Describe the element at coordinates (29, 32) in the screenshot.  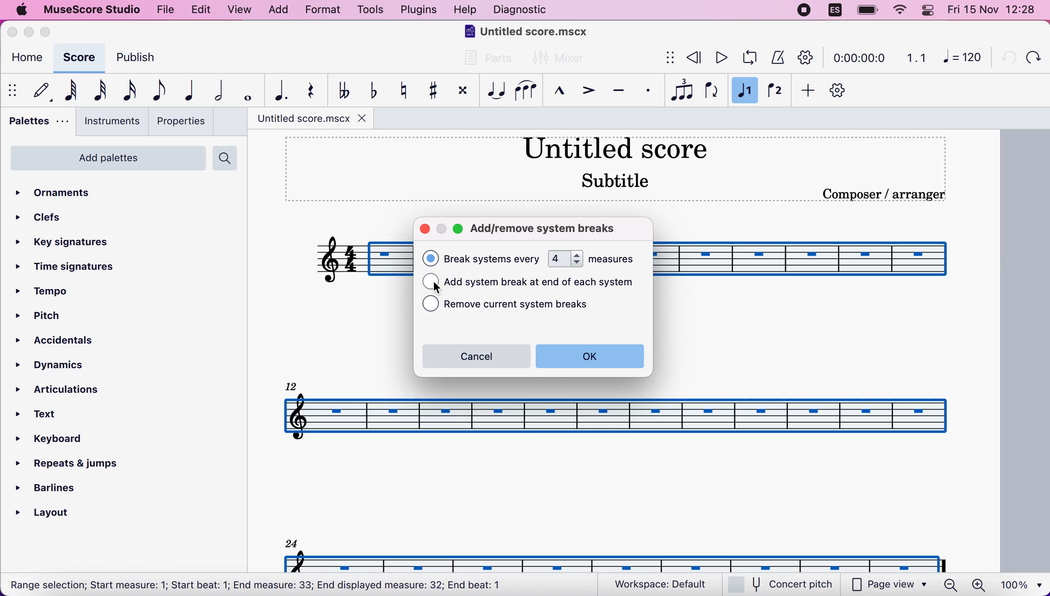
I see `minimize` at that location.